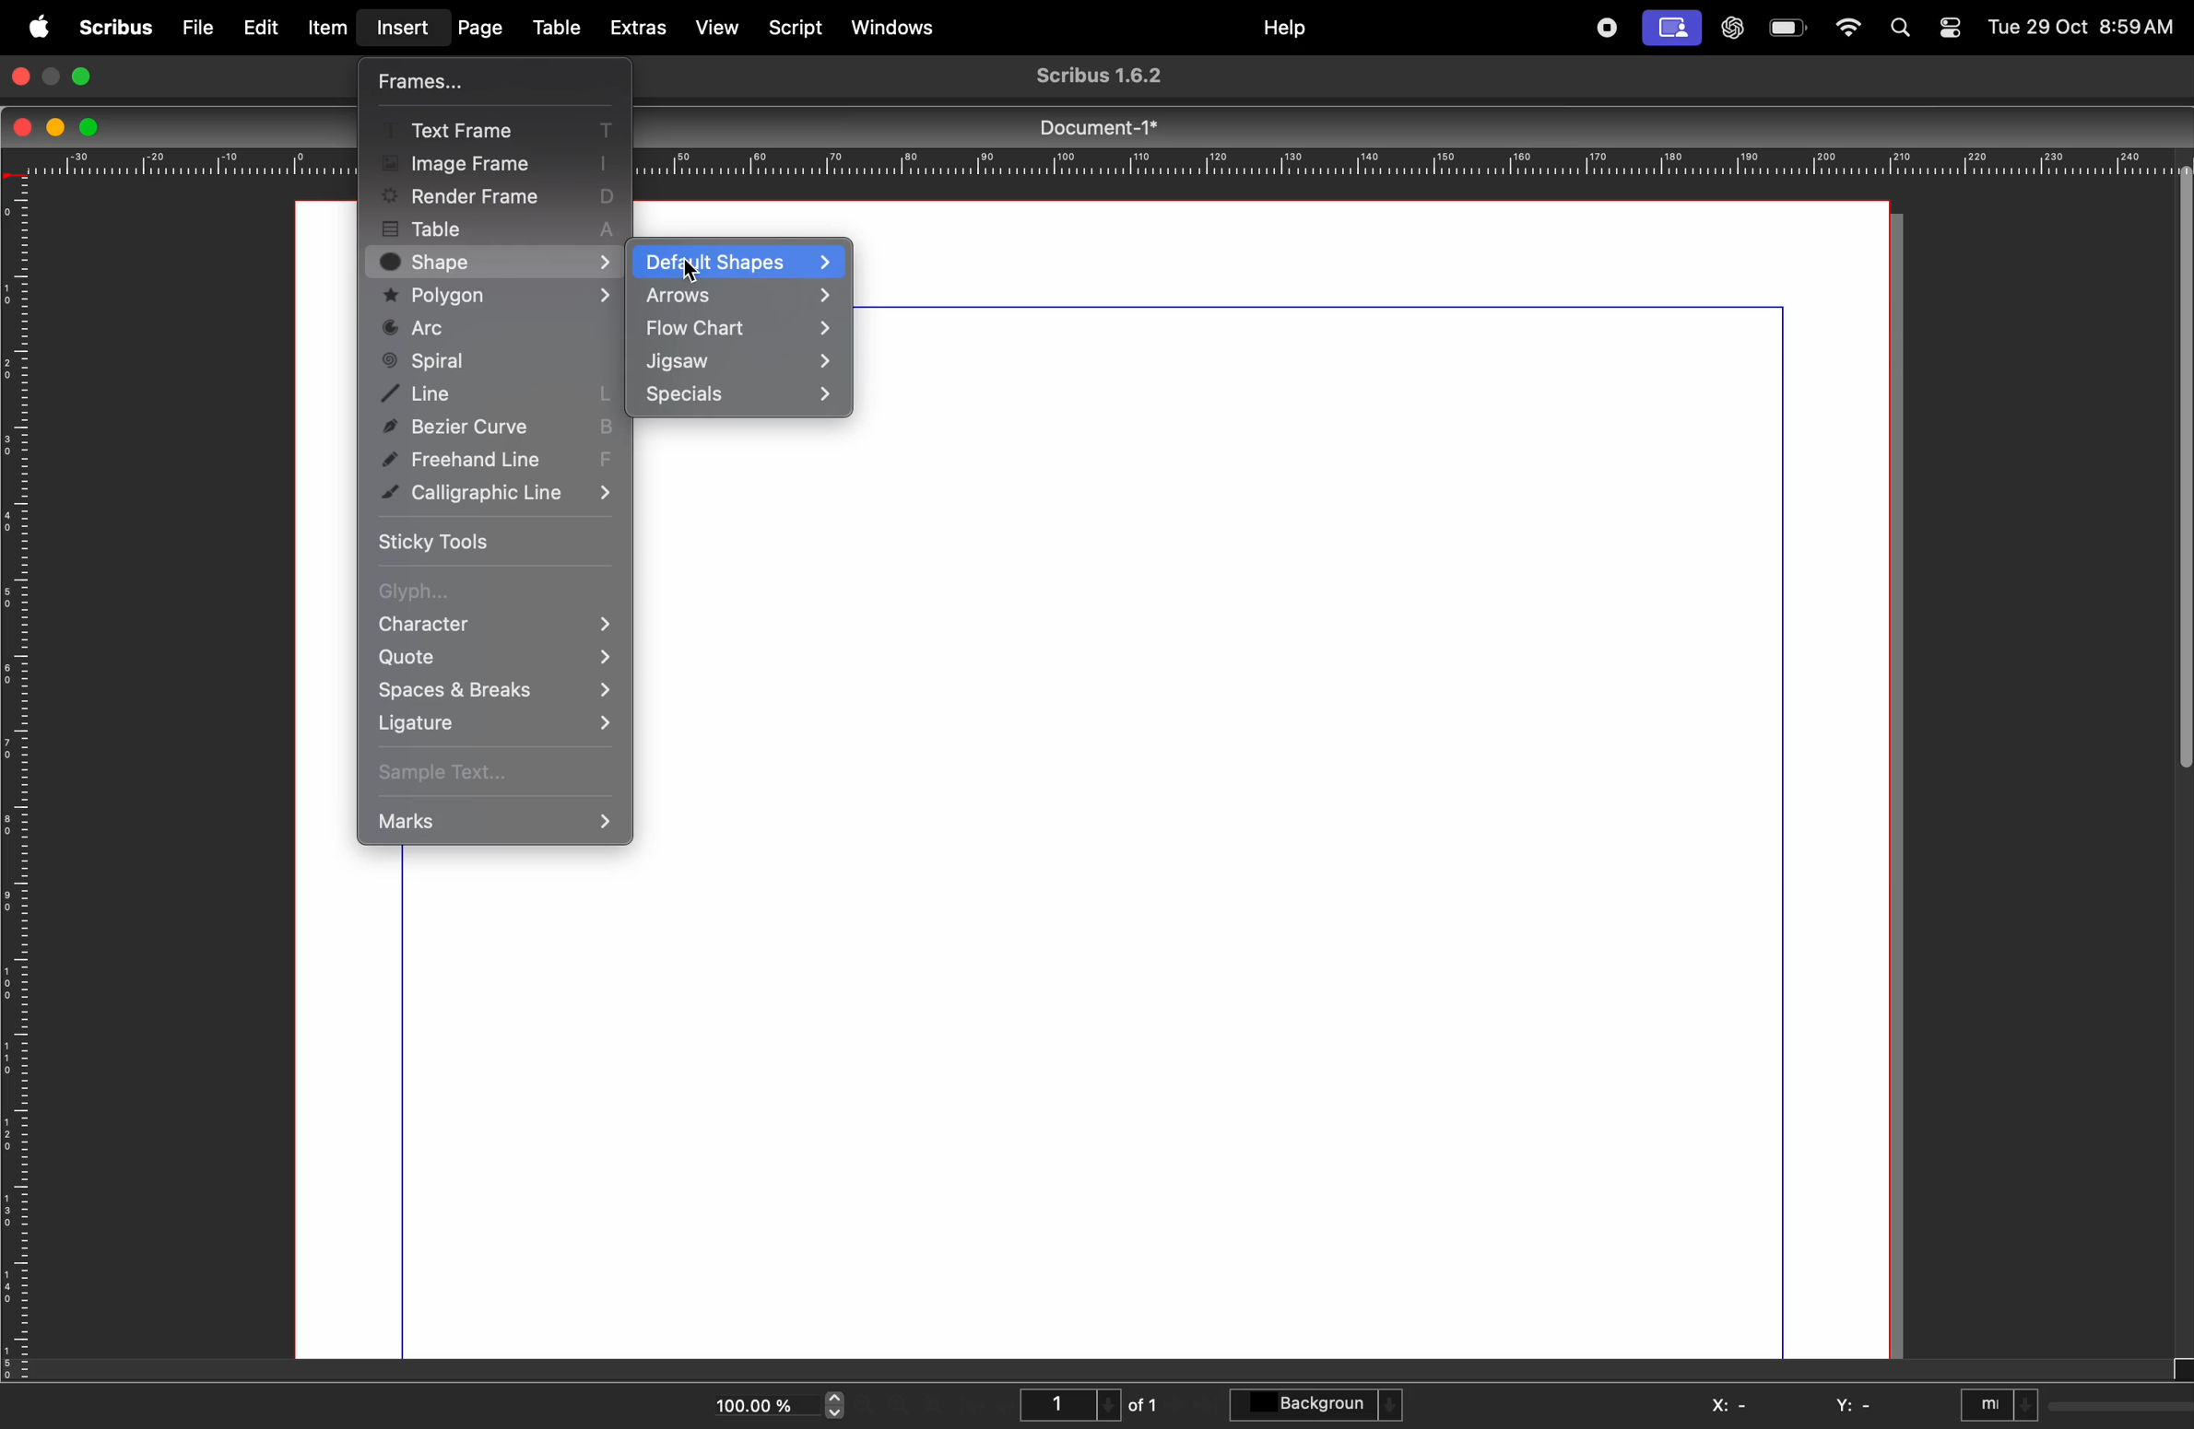 Image resolution: width=2194 pixels, height=1429 pixels. What do you see at coordinates (1947, 21) in the screenshot?
I see `toggle` at bounding box center [1947, 21].